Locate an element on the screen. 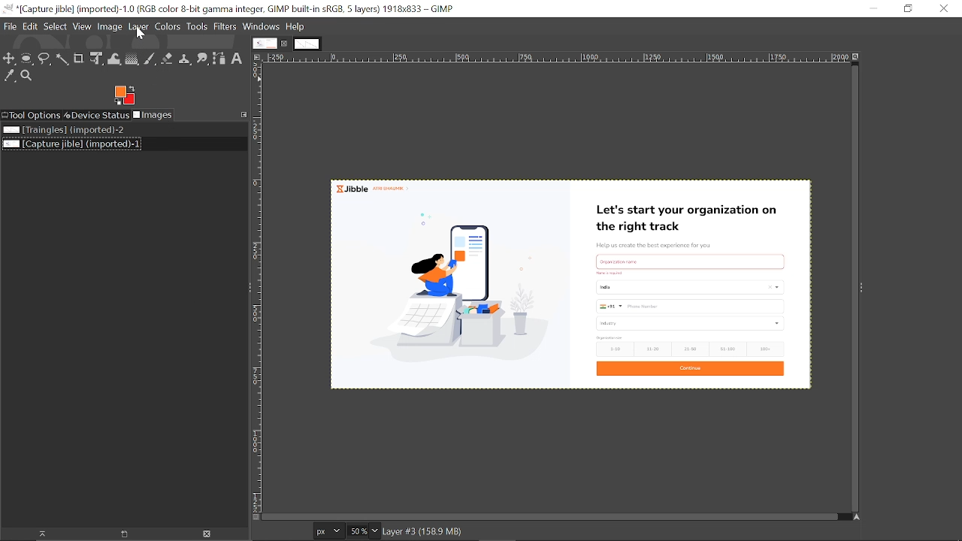 This screenshot has height=541, width=962. Foreground tool is located at coordinates (126, 95).